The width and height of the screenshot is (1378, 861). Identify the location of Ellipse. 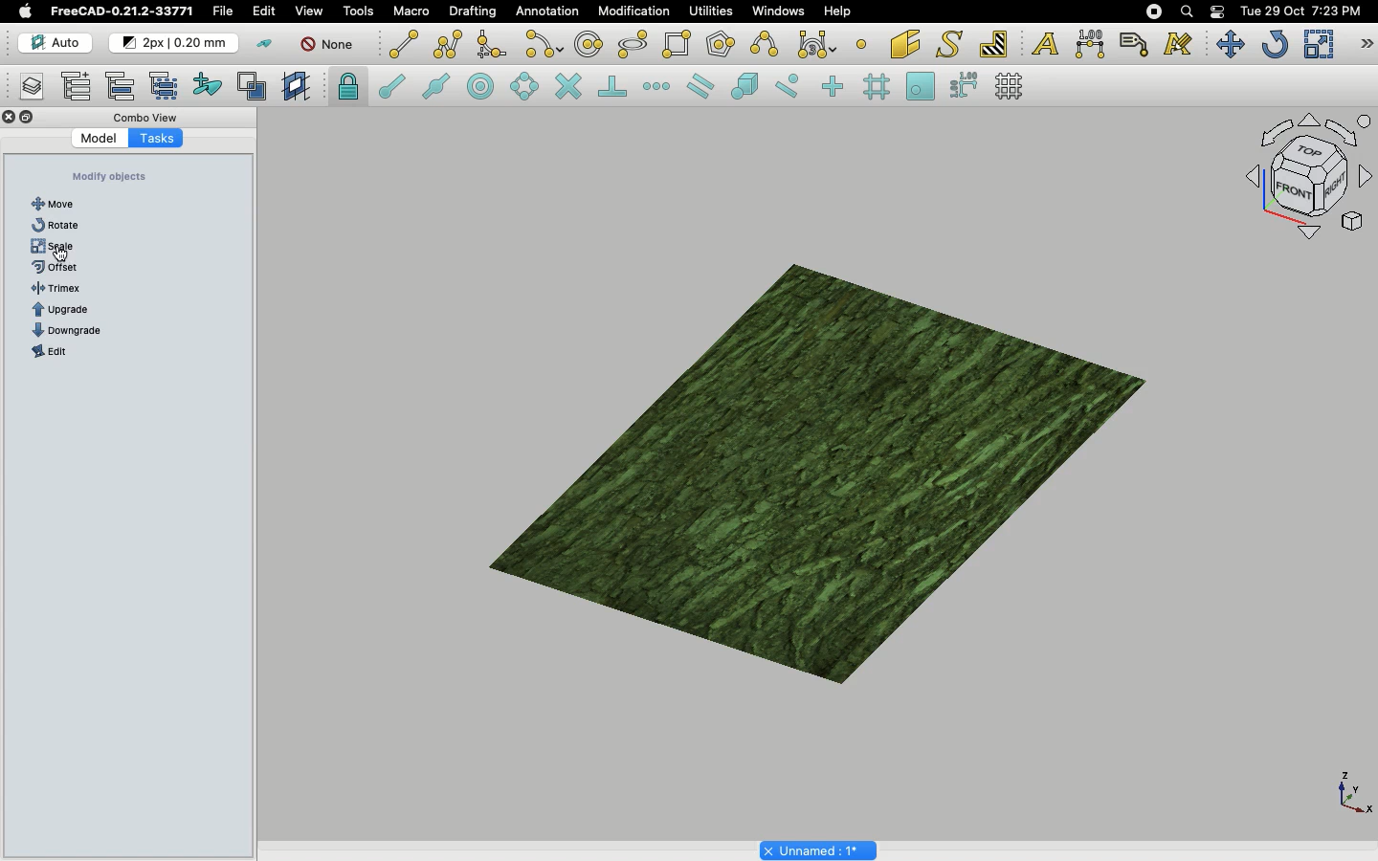
(631, 43).